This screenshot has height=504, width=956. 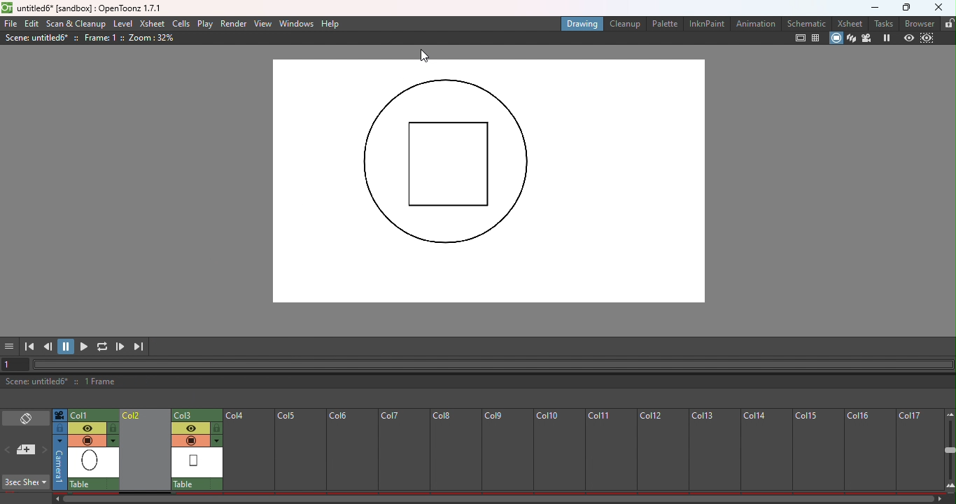 What do you see at coordinates (85, 346) in the screenshot?
I see `Play` at bounding box center [85, 346].